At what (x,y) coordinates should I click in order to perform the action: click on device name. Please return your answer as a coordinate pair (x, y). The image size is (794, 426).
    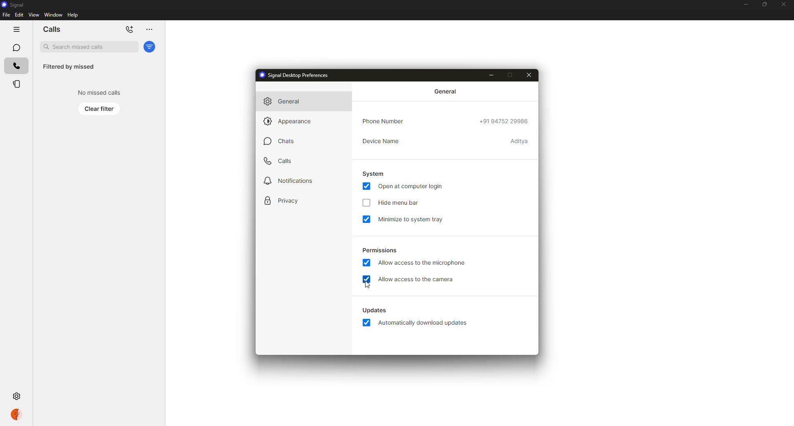
    Looking at the image, I should click on (381, 141).